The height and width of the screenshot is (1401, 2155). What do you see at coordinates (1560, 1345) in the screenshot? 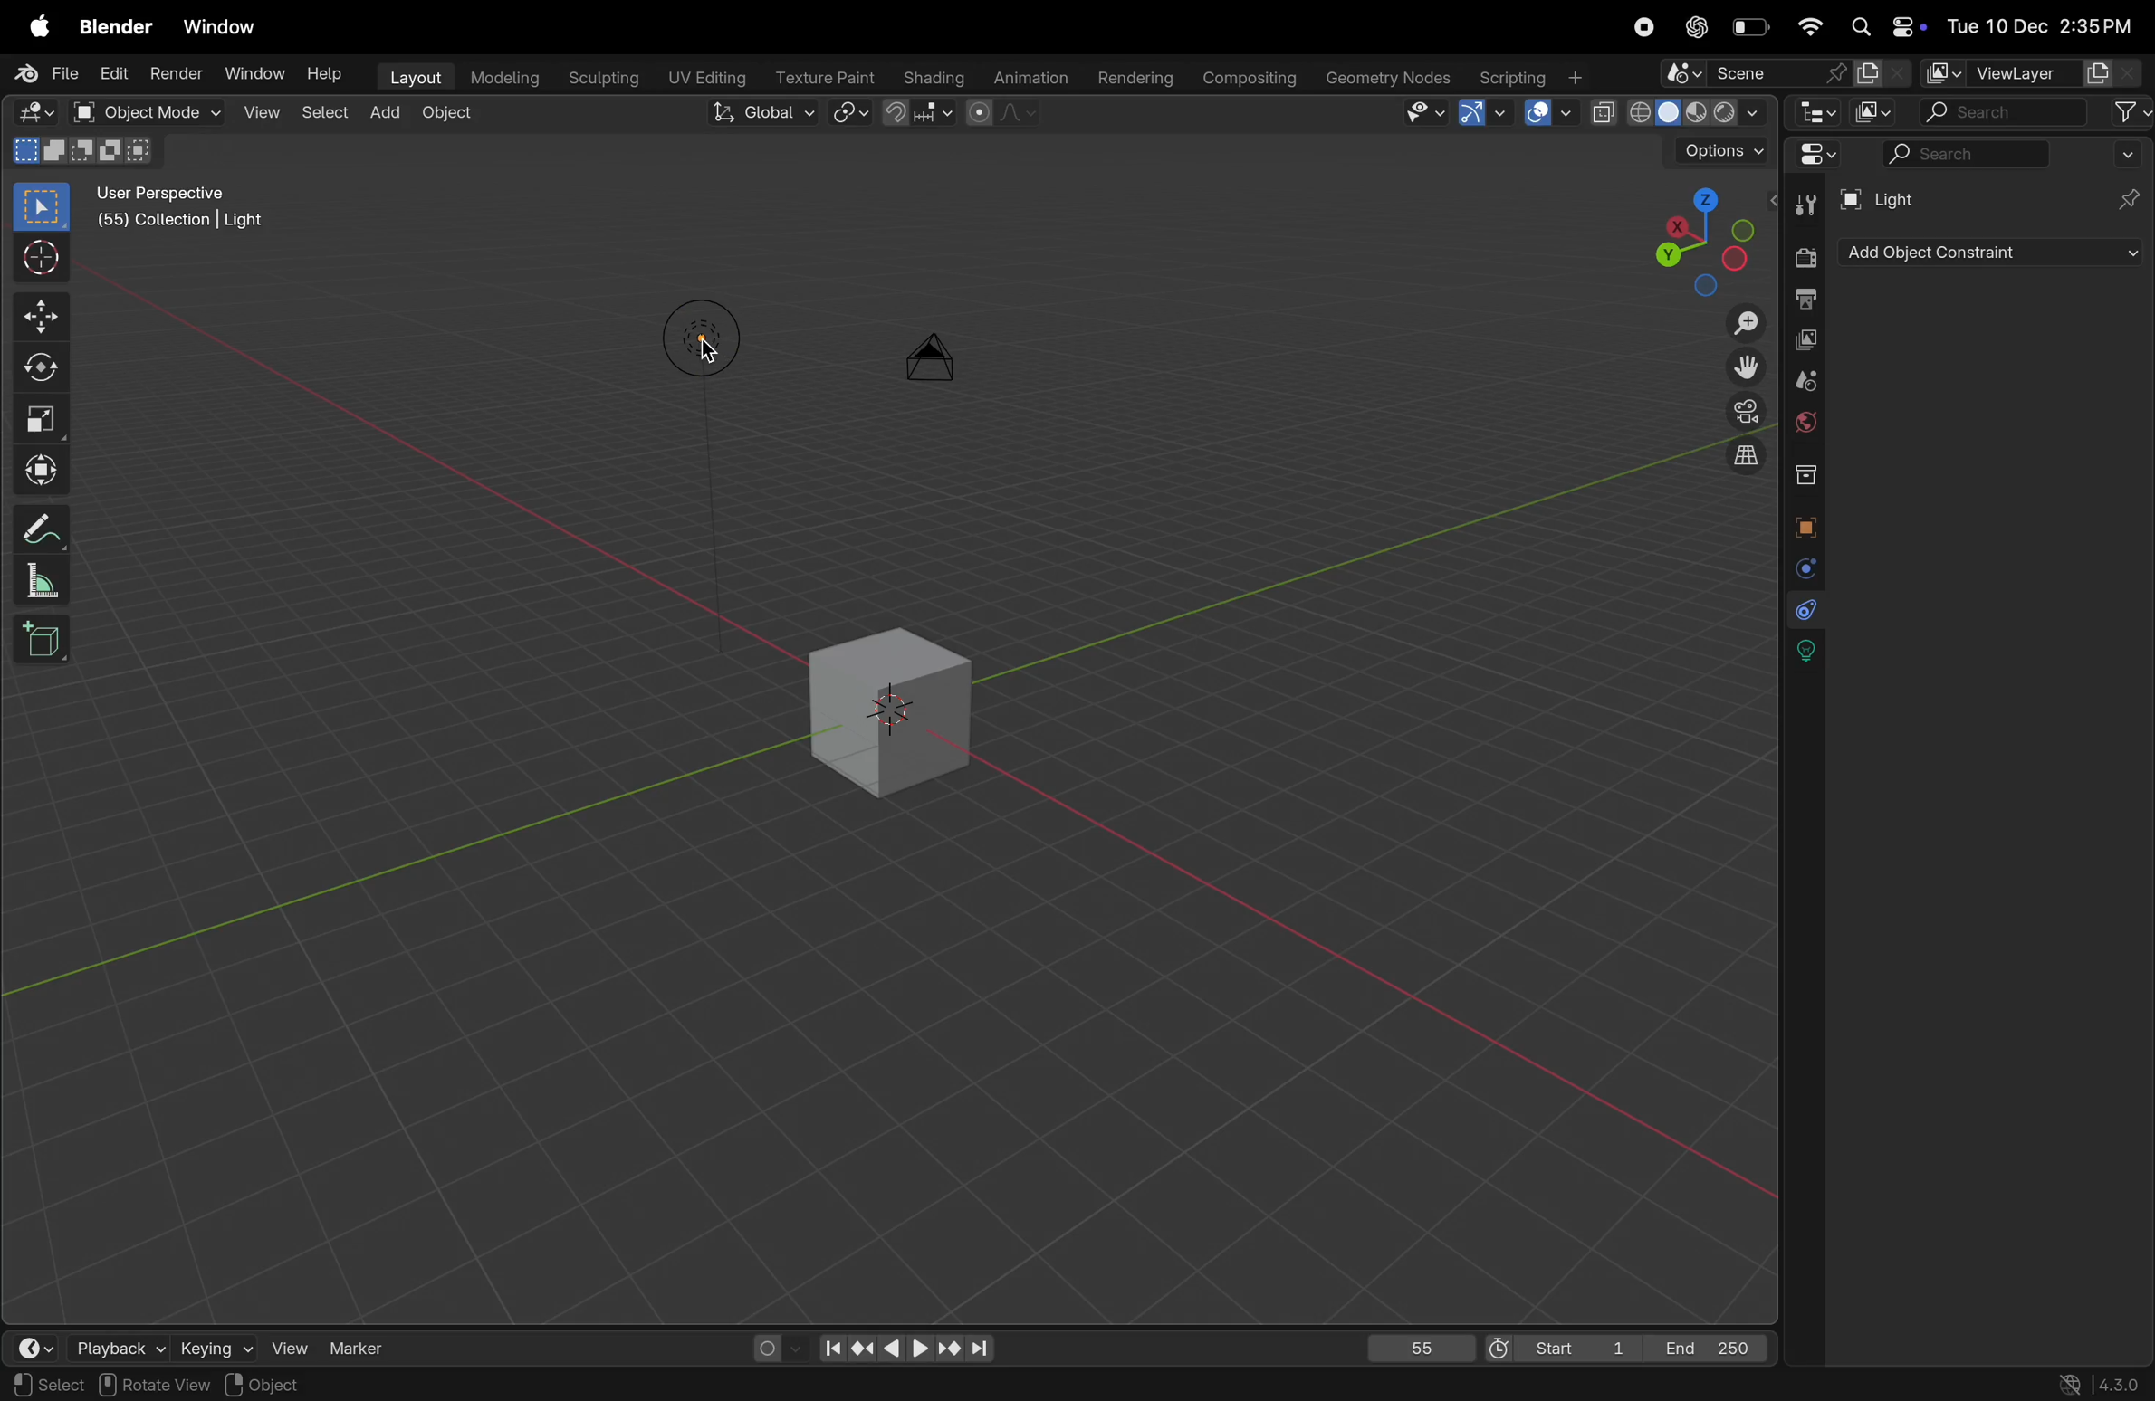
I see `Start 1` at bounding box center [1560, 1345].